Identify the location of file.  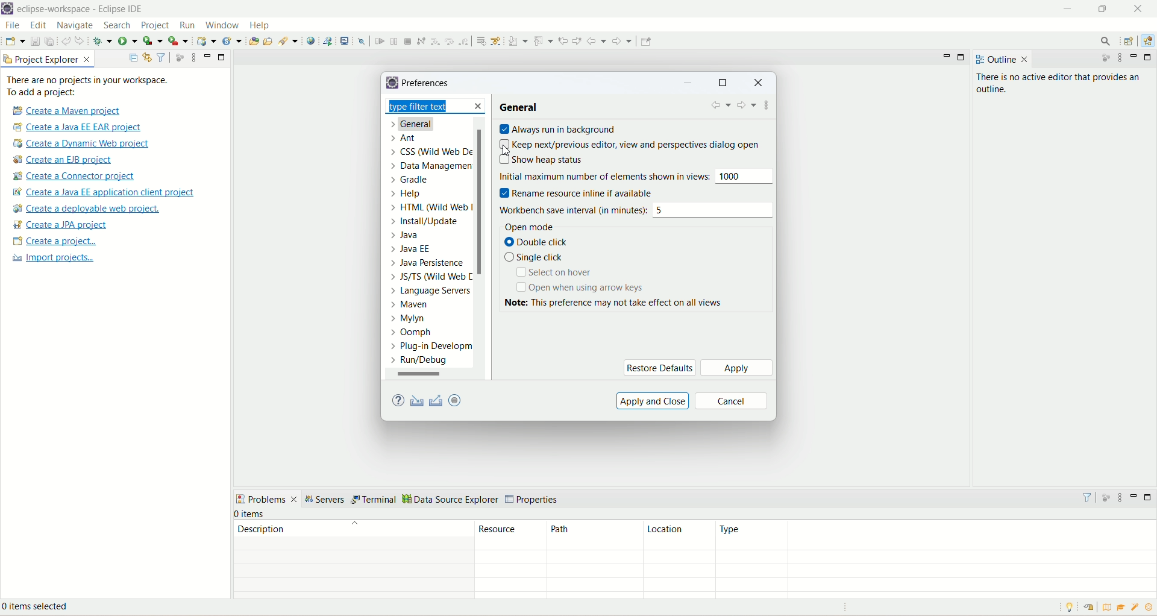
(12, 25).